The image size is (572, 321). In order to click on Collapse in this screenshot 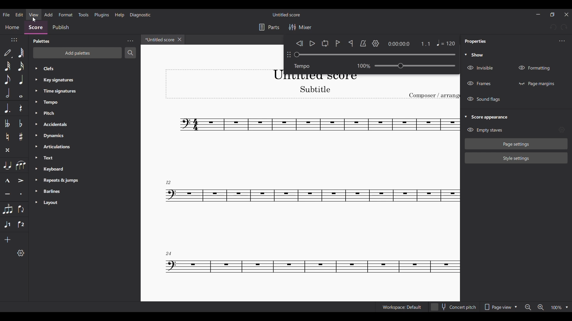, I will do `click(466, 54)`.